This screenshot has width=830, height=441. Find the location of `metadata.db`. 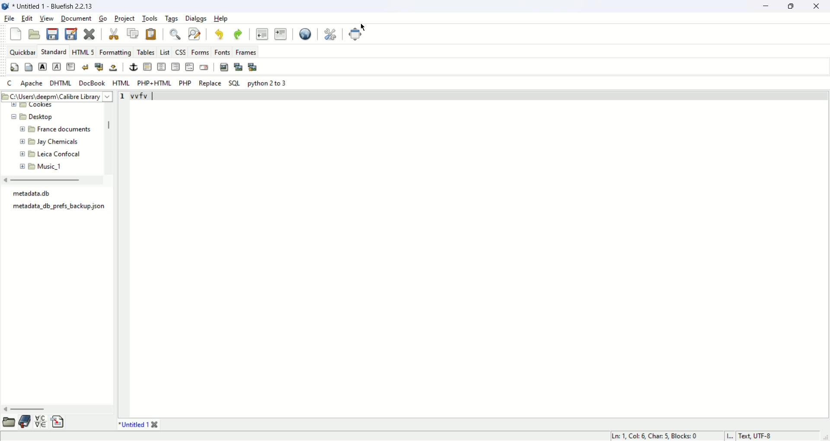

metadata.db is located at coordinates (35, 193).